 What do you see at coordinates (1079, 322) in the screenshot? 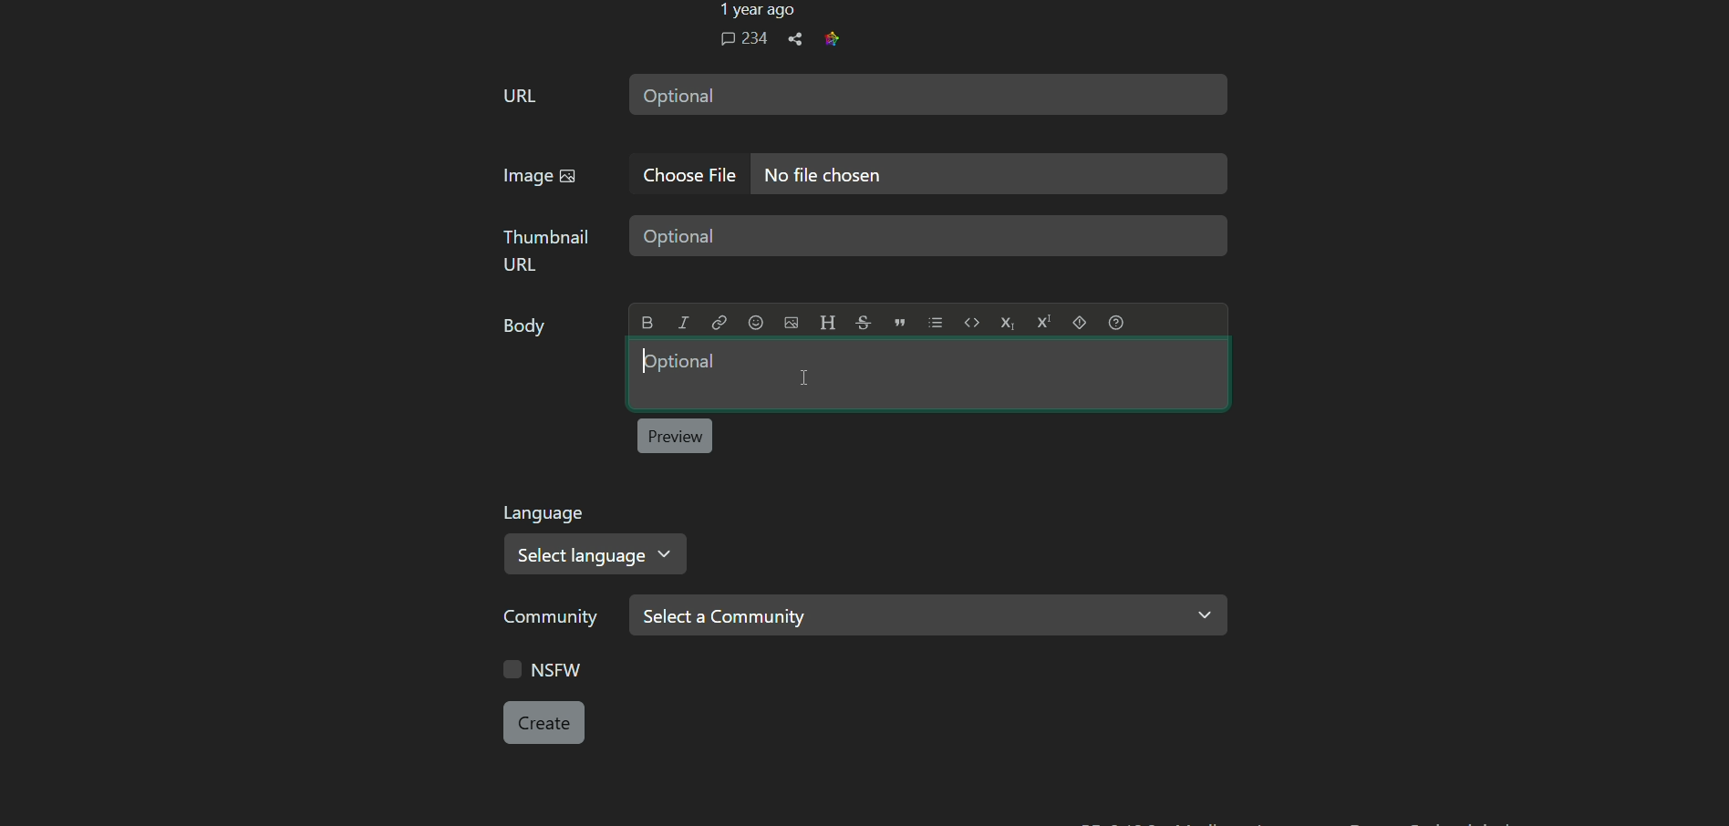
I see `Spoiler` at bounding box center [1079, 322].